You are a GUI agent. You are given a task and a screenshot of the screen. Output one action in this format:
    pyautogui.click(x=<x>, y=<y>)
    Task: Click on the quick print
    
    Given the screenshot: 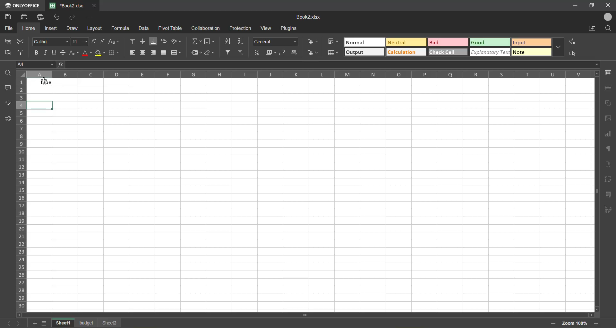 What is the action you would take?
    pyautogui.click(x=41, y=17)
    